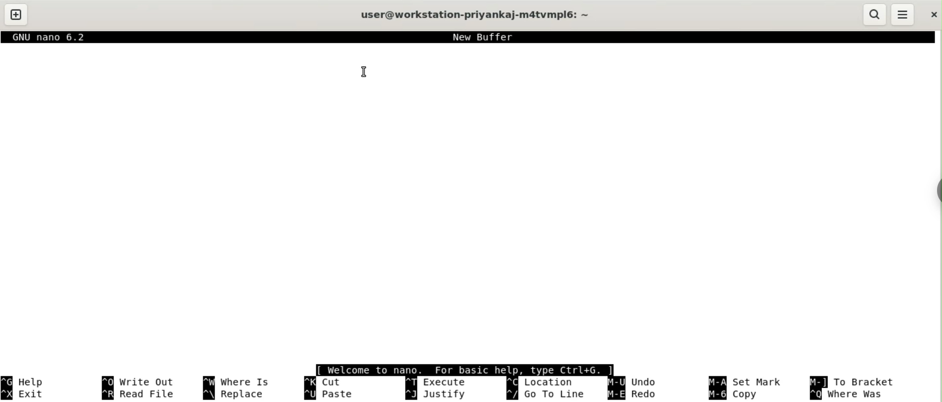 Image resolution: width=942 pixels, height=402 pixels. What do you see at coordinates (437, 395) in the screenshot?
I see `justify` at bounding box center [437, 395].